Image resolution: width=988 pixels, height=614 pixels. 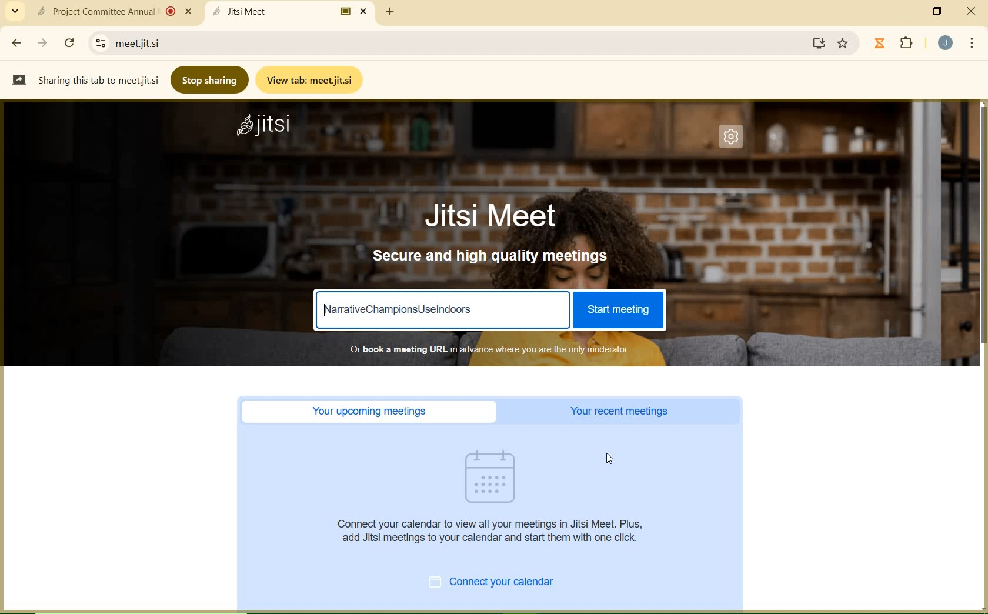 I want to click on extensions, so click(x=907, y=44).